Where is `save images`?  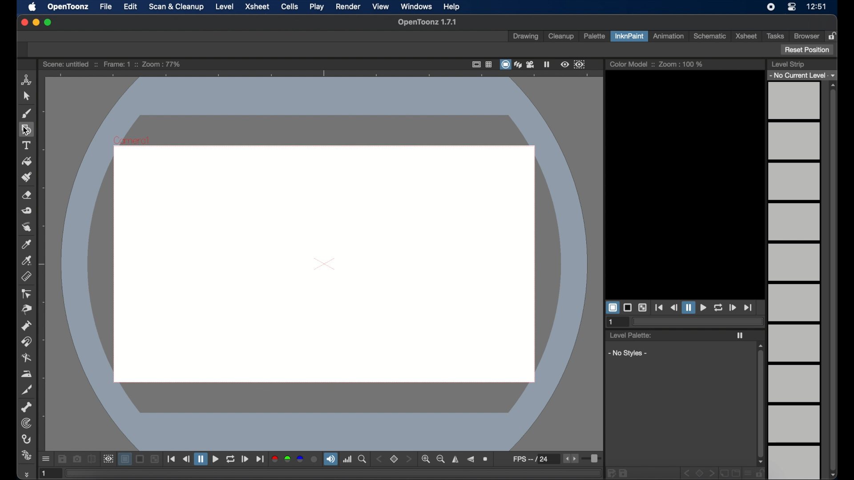 save images is located at coordinates (62, 459).